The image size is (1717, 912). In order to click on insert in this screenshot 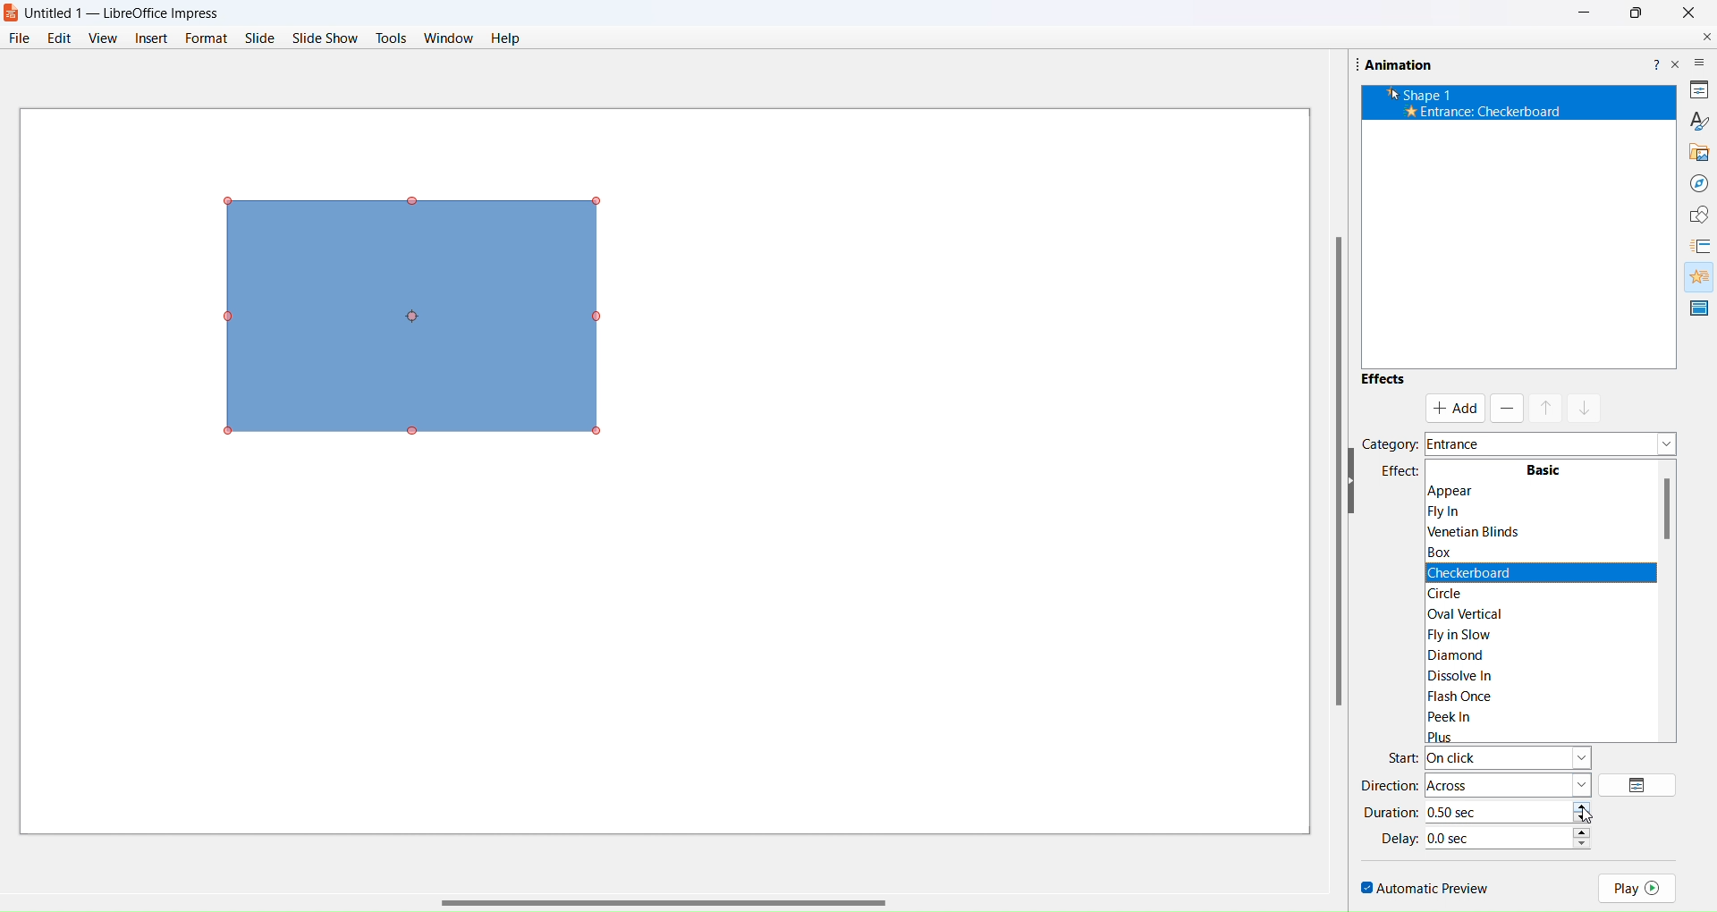, I will do `click(151, 37)`.